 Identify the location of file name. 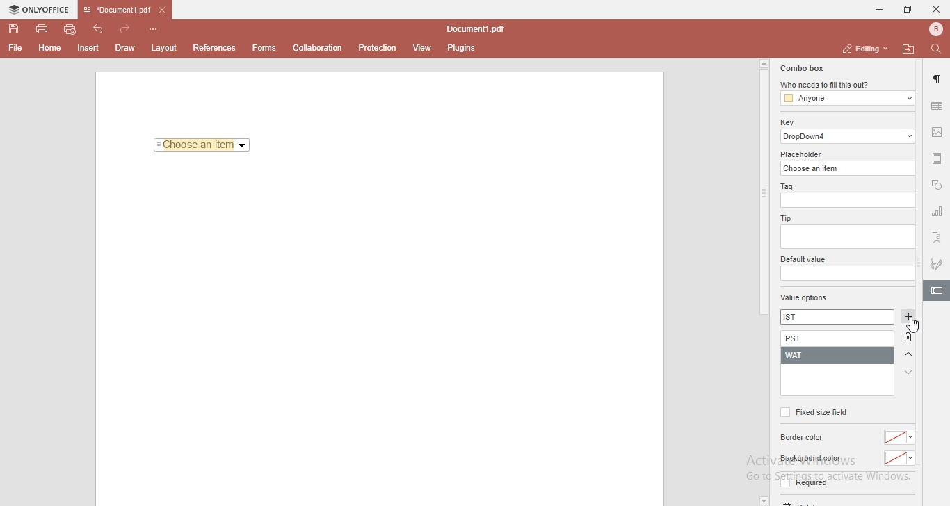
(478, 30).